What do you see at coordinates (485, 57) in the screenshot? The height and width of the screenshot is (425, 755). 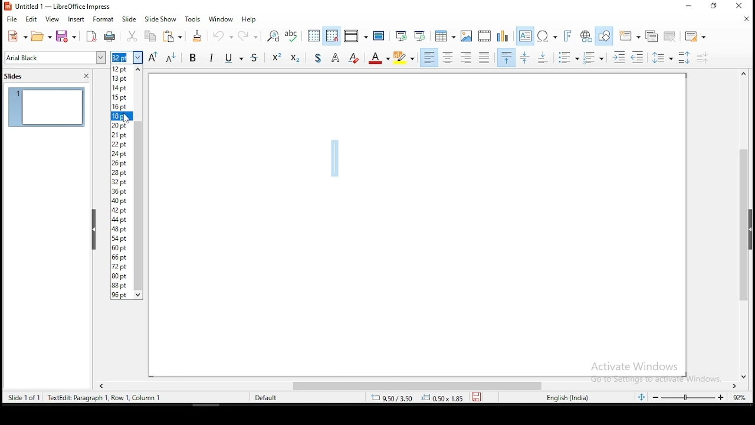 I see `Justified` at bounding box center [485, 57].